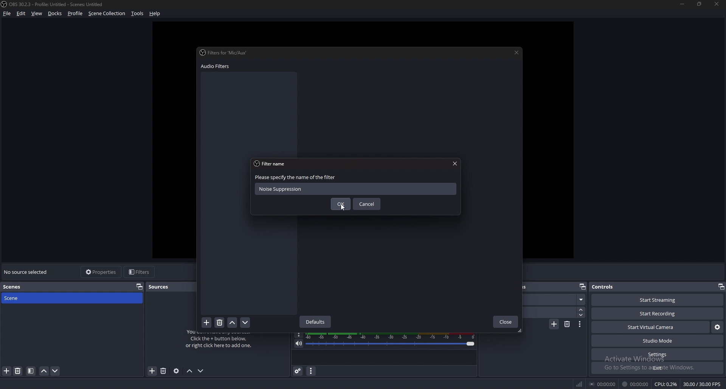 The image size is (726, 389). Describe the element at coordinates (164, 286) in the screenshot. I see `sources` at that location.